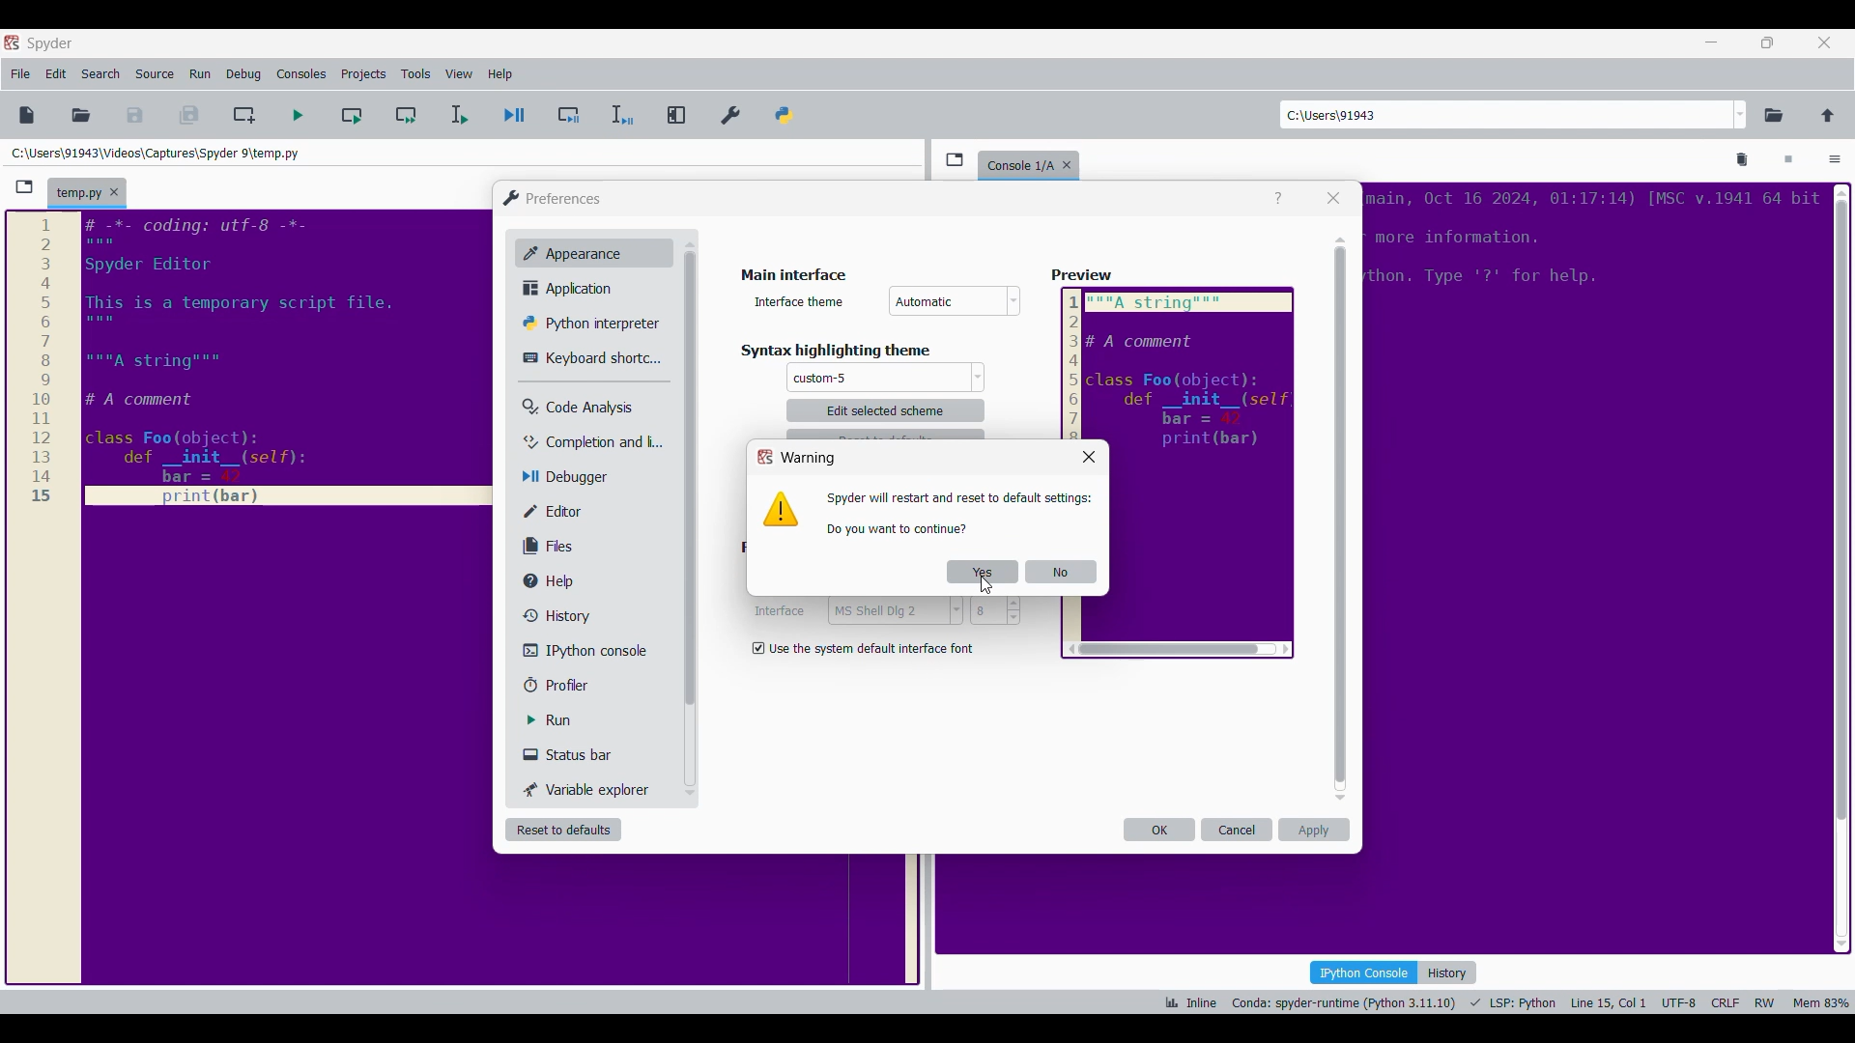  I want to click on Apply, so click(1315, 830).